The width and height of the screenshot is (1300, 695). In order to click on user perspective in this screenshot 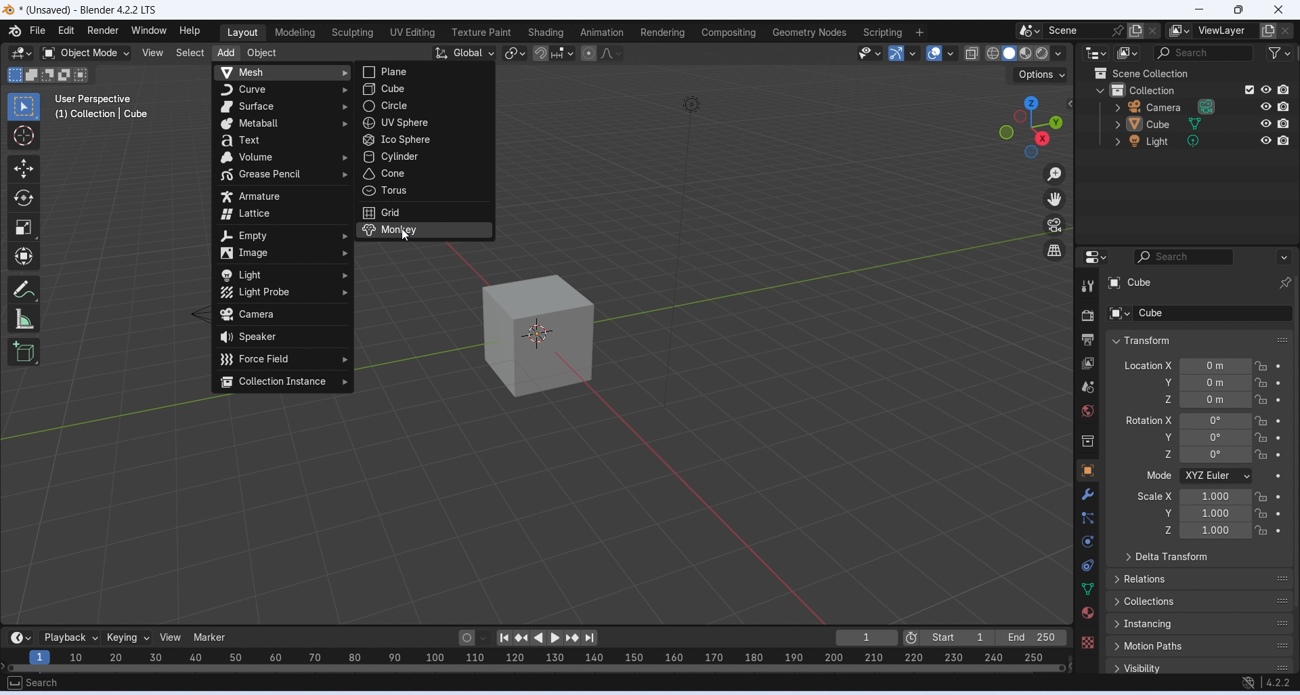, I will do `click(95, 98)`.